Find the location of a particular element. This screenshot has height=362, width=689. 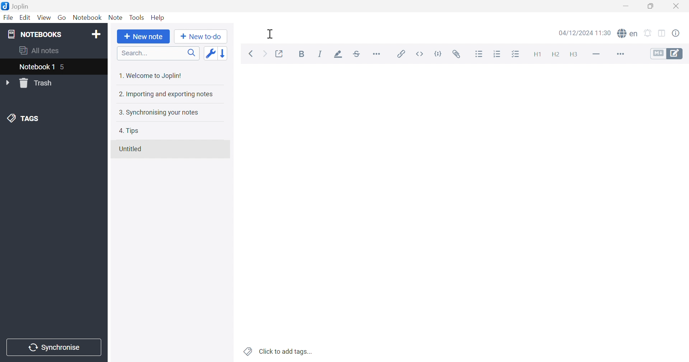

Synchronise is located at coordinates (52, 348).